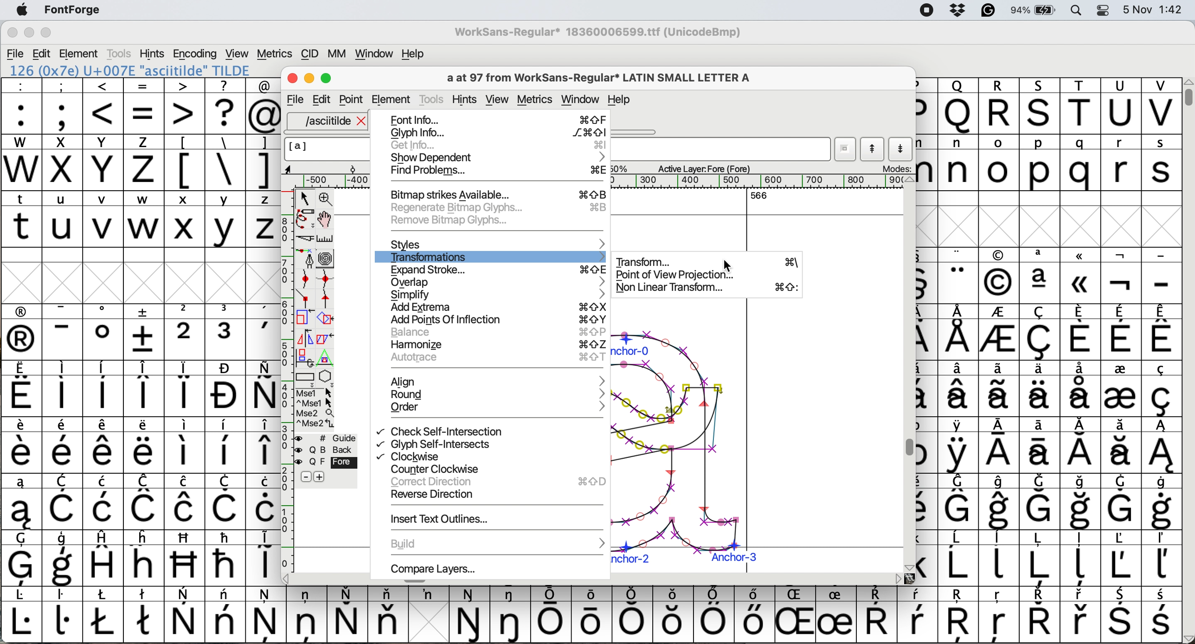 The height and width of the screenshot is (644, 1195). What do you see at coordinates (1162, 163) in the screenshot?
I see `s` at bounding box center [1162, 163].